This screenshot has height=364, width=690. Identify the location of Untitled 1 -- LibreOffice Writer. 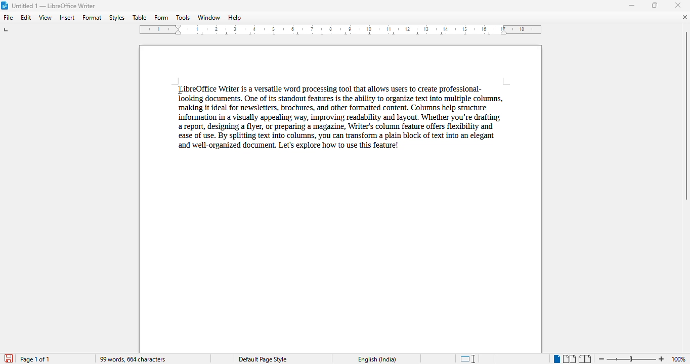
(54, 6).